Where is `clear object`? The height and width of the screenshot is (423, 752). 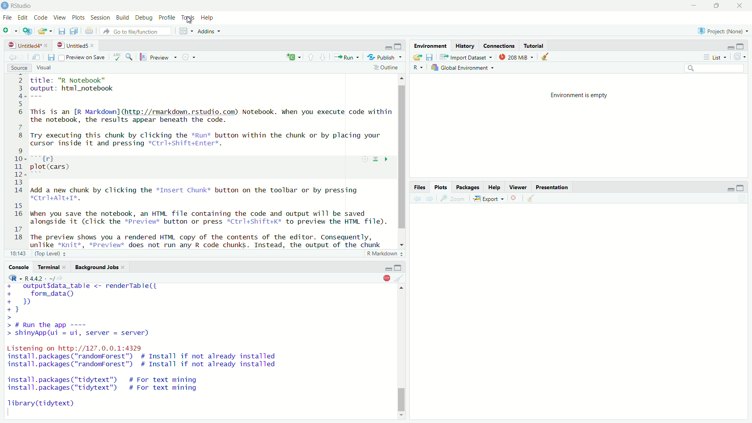 clear object is located at coordinates (399, 278).